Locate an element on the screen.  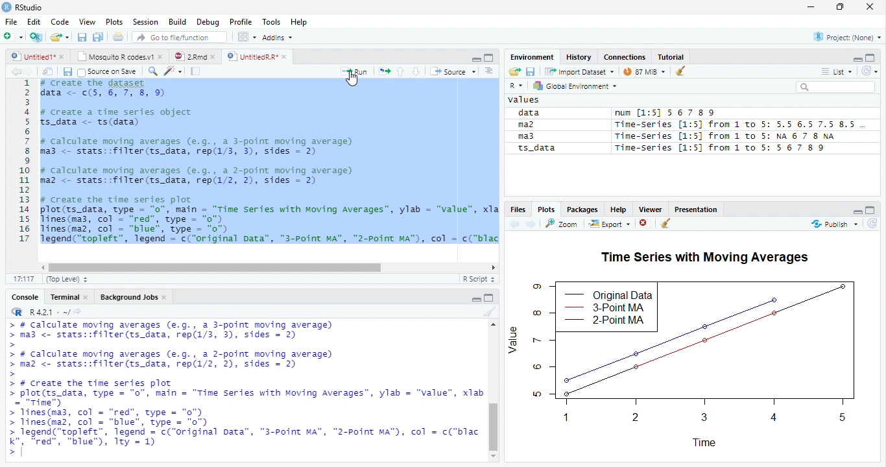
save is located at coordinates (67, 72).